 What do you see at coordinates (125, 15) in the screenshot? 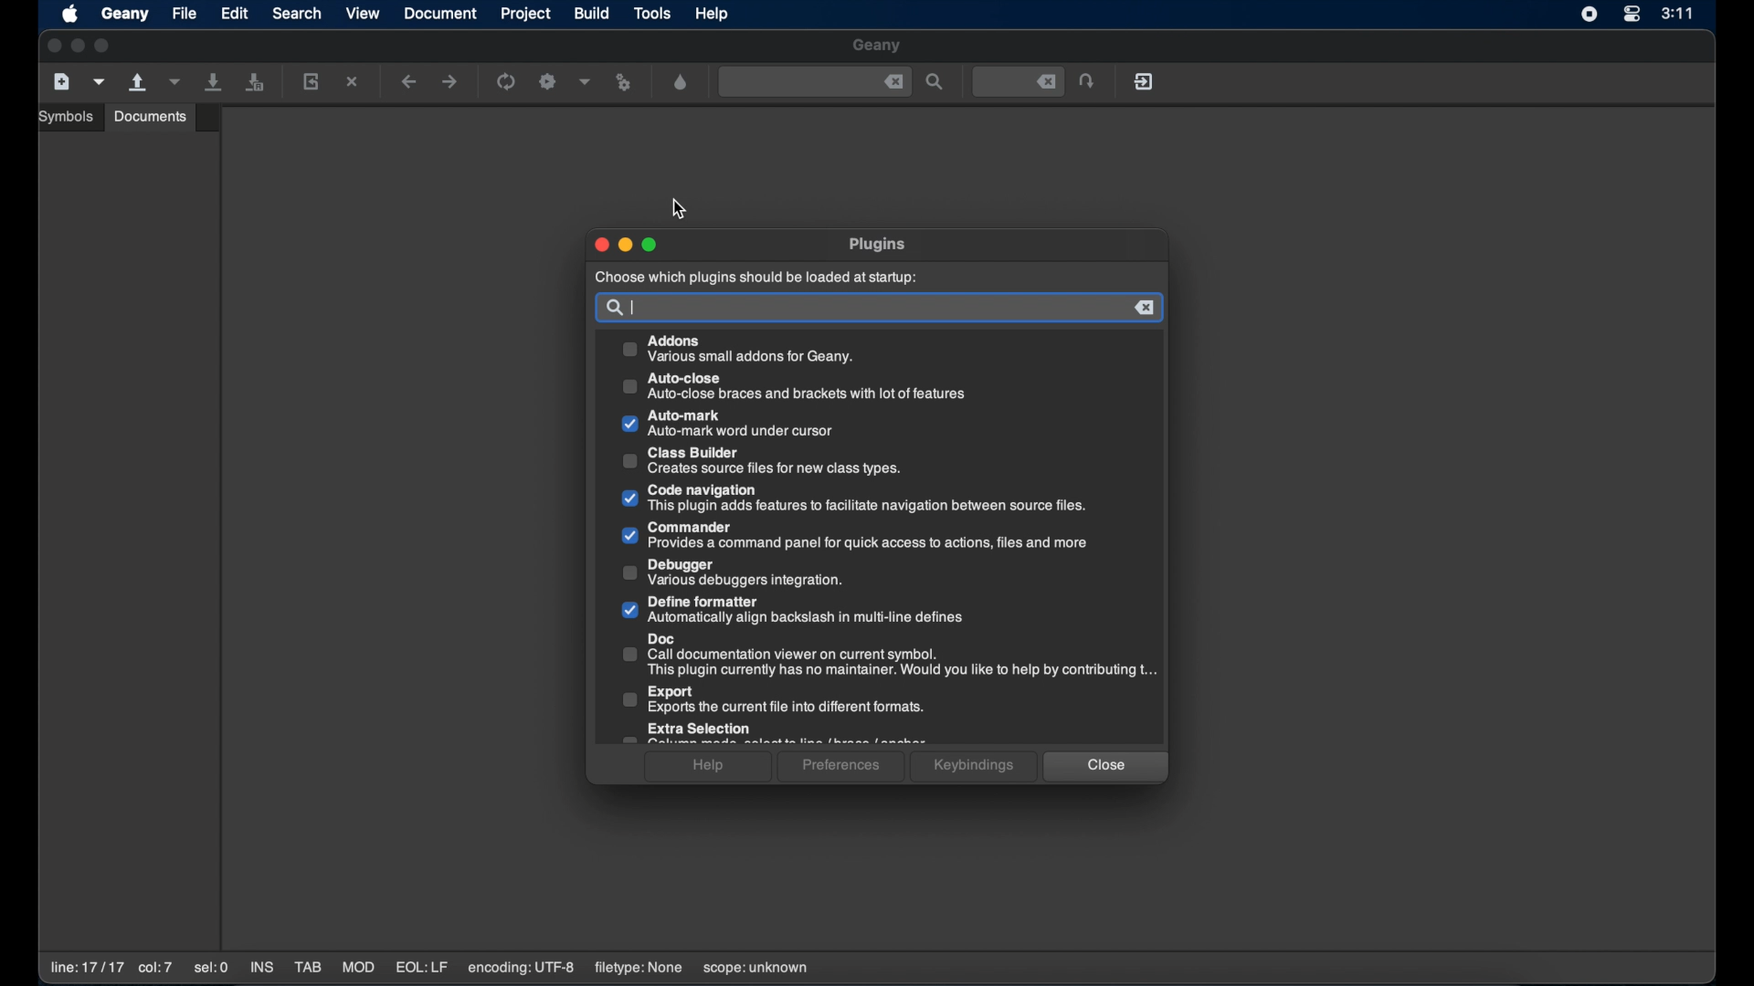
I see `geany` at bounding box center [125, 15].